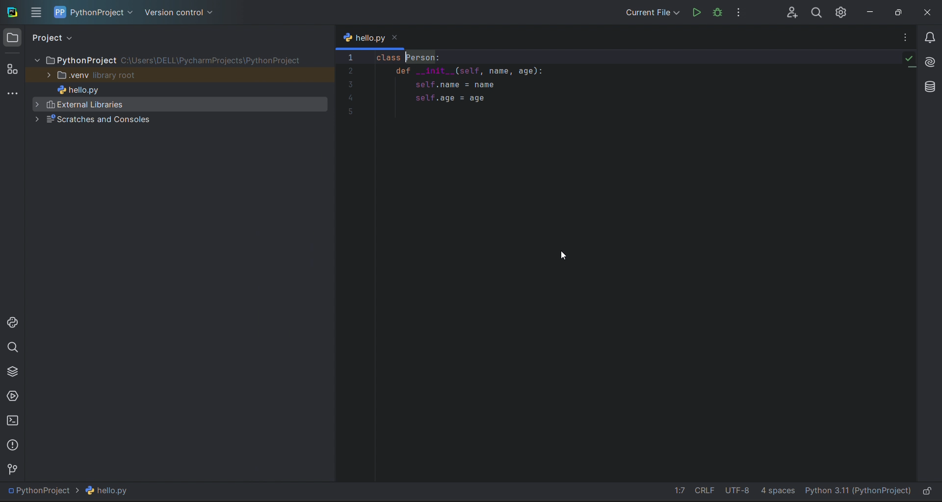 This screenshot has width=942, height=502. I want to click on unlock icon, so click(927, 490).